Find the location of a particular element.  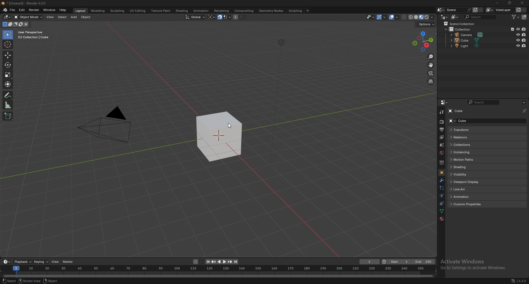

jump to keyframe is located at coordinates (213, 262).